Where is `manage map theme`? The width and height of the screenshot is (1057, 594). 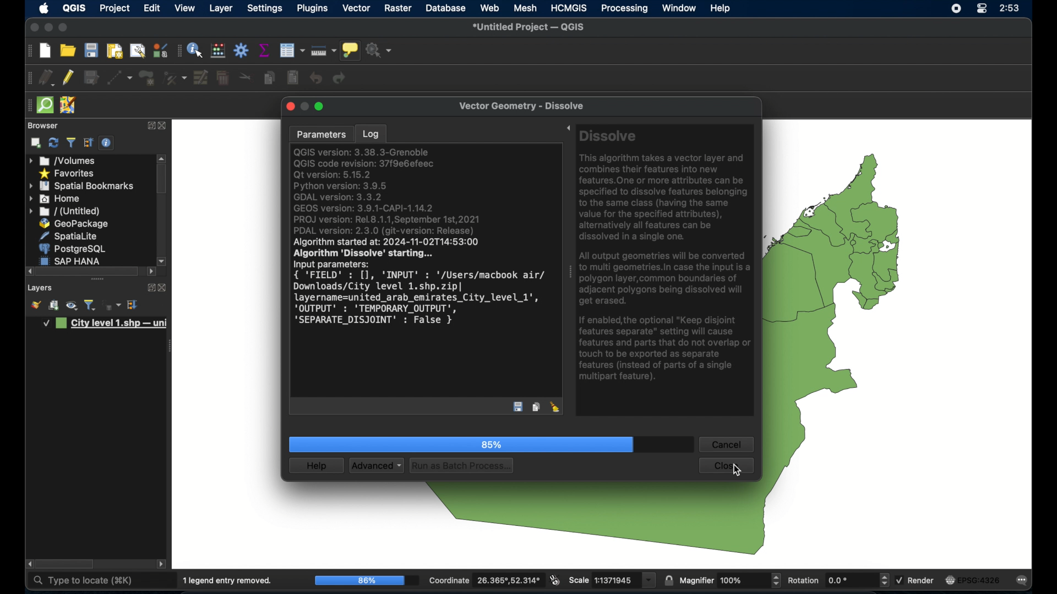
manage map theme is located at coordinates (71, 307).